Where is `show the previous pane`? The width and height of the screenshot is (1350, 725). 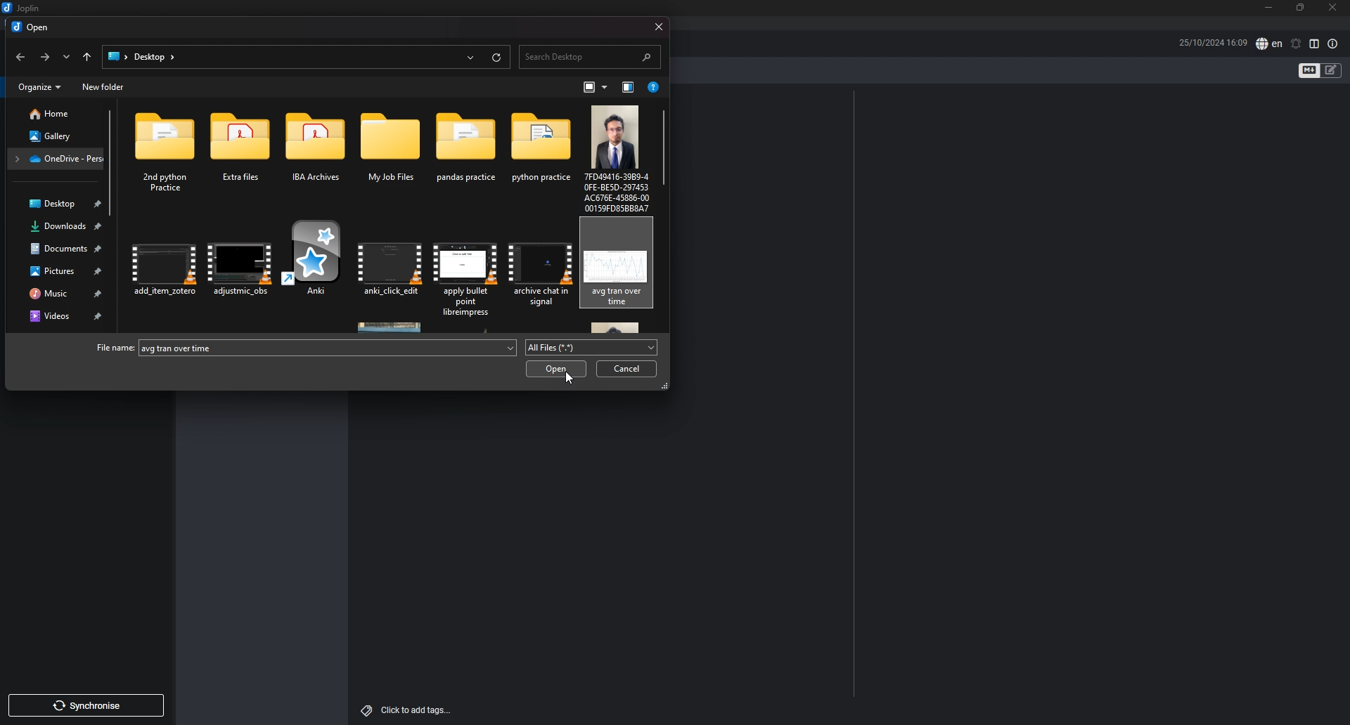
show the previous pane is located at coordinates (629, 87).